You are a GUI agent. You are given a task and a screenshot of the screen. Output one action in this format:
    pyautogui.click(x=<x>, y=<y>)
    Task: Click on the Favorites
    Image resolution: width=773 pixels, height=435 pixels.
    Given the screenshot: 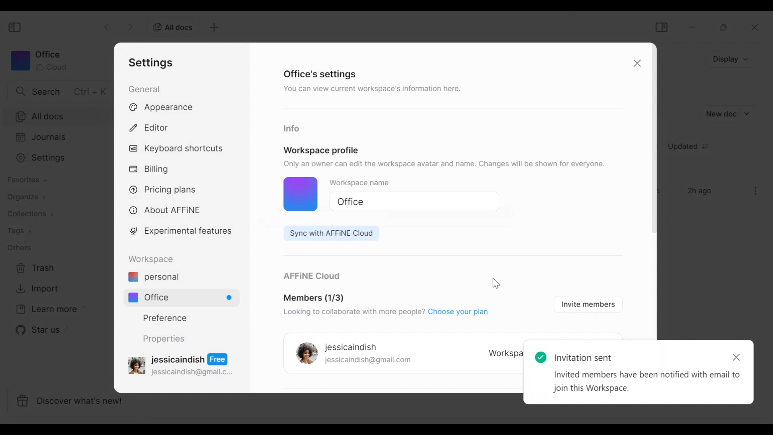 What is the action you would take?
    pyautogui.click(x=26, y=180)
    